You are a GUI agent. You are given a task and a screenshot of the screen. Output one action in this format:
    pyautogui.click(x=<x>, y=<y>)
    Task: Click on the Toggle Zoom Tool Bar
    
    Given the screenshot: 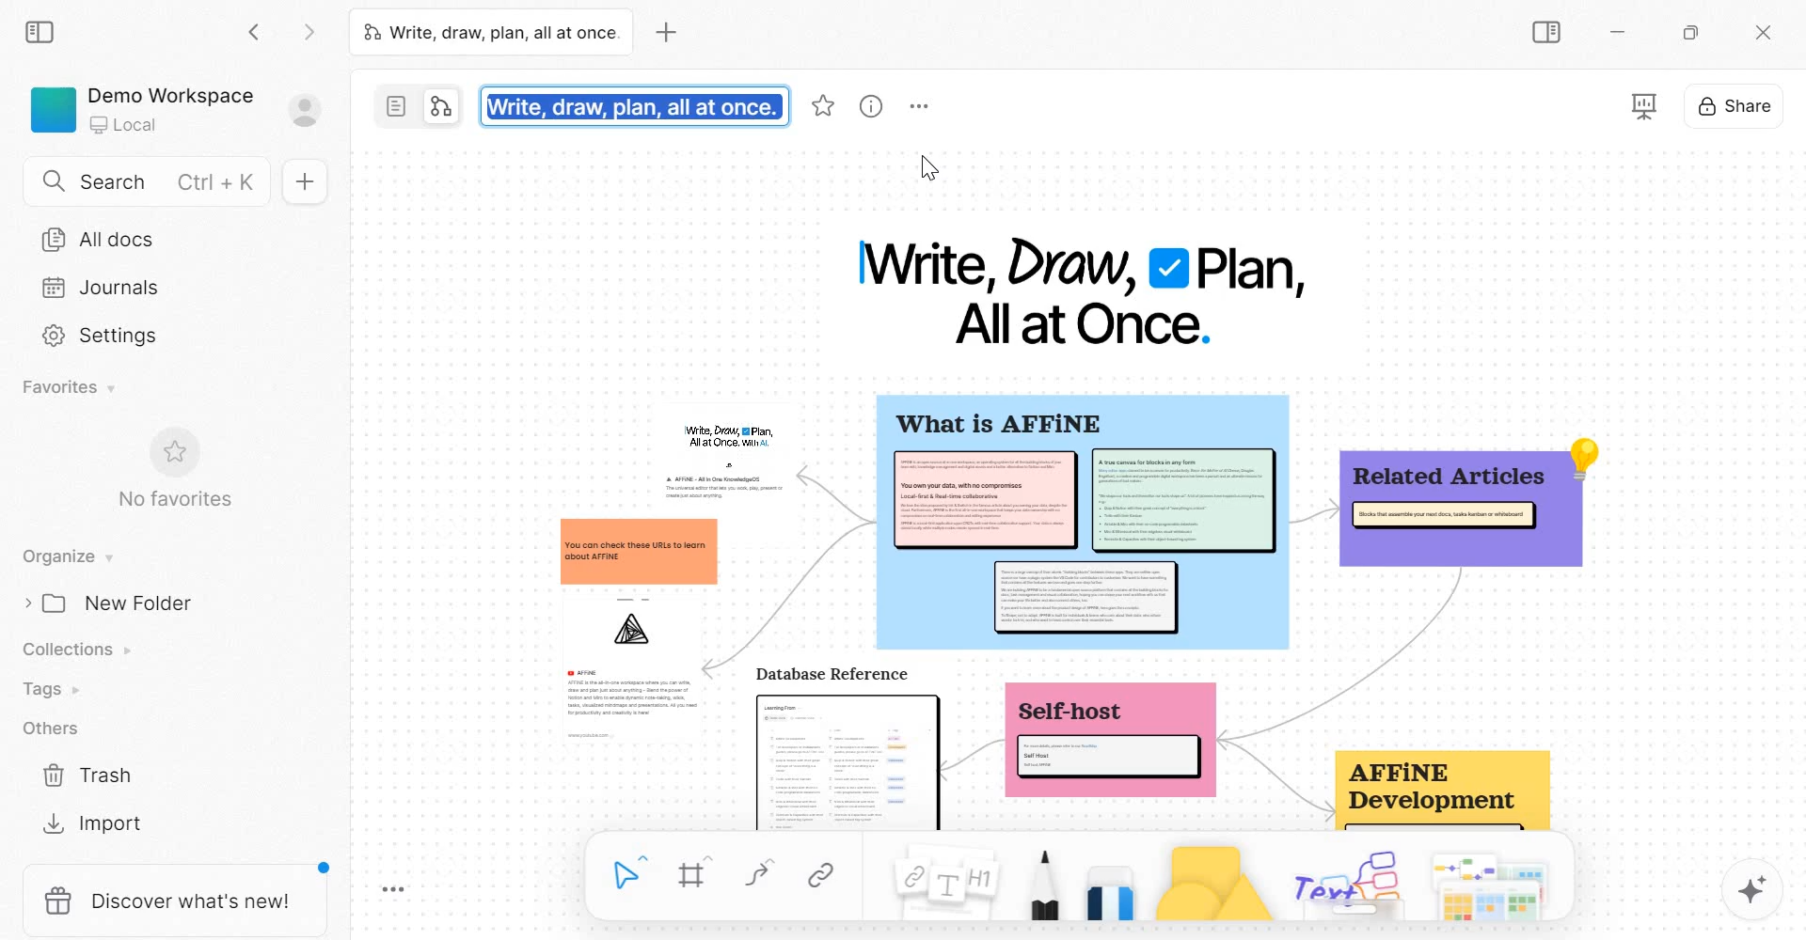 What is the action you would take?
    pyautogui.click(x=390, y=889)
    